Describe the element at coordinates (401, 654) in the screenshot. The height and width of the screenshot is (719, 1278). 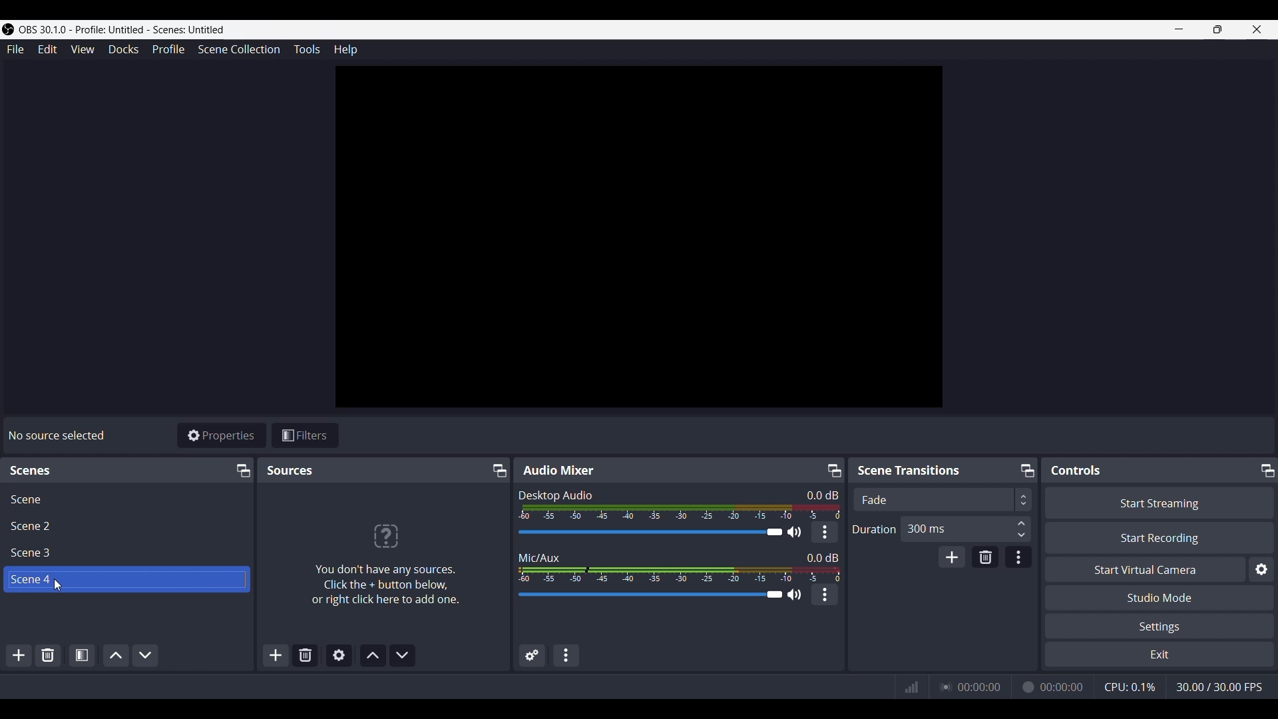
I see `Move source(s) down` at that location.